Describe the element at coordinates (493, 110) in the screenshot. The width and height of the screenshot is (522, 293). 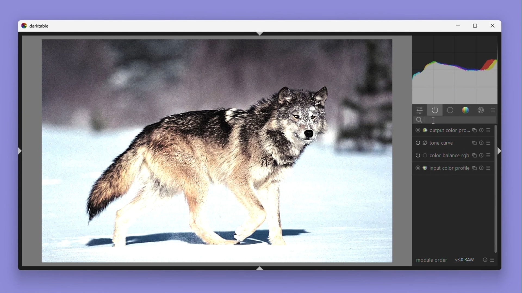
I see `preset` at that location.